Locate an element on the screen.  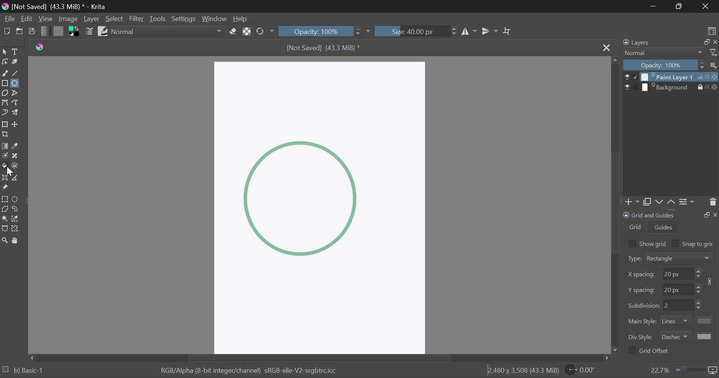
Window is located at coordinates (214, 19).